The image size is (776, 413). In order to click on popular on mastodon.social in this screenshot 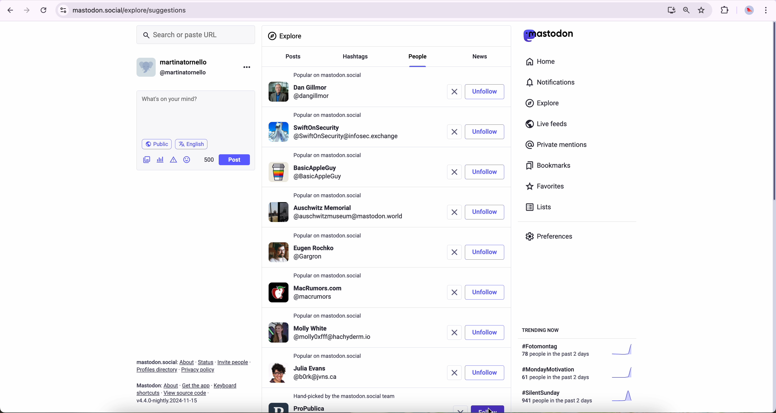, I will do `click(331, 314)`.